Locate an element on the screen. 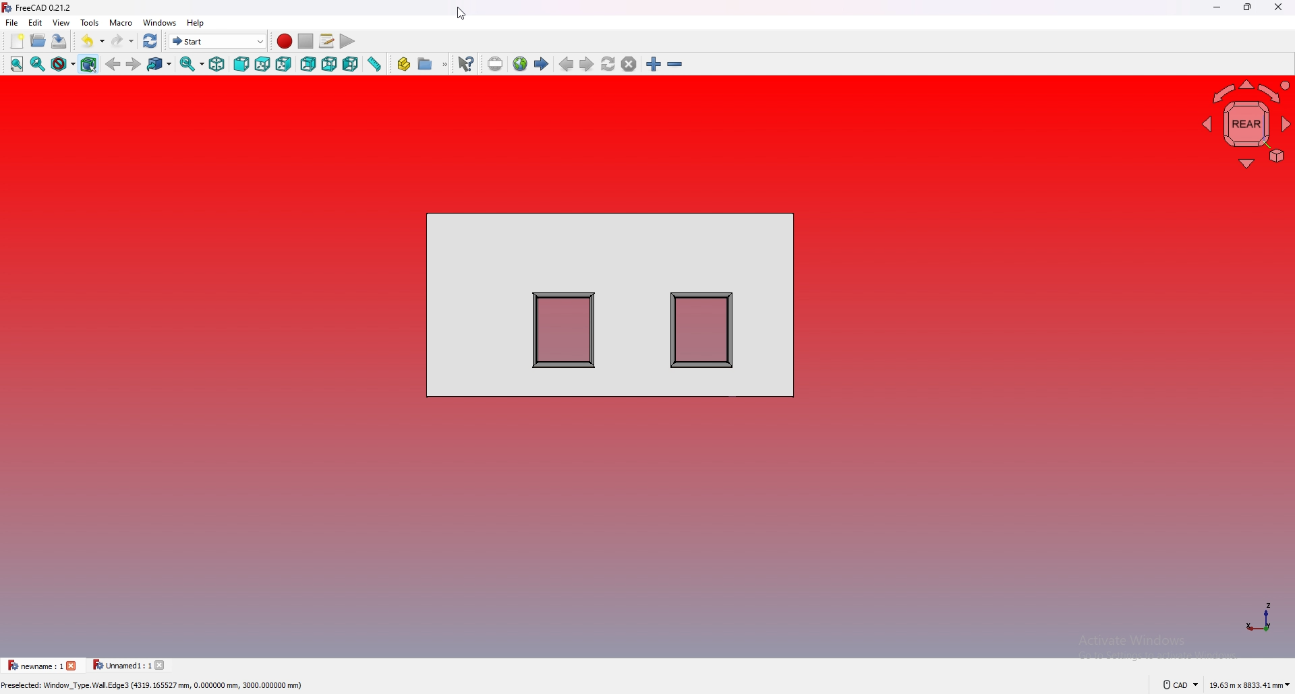 The height and width of the screenshot is (694, 1295). macros is located at coordinates (326, 41).